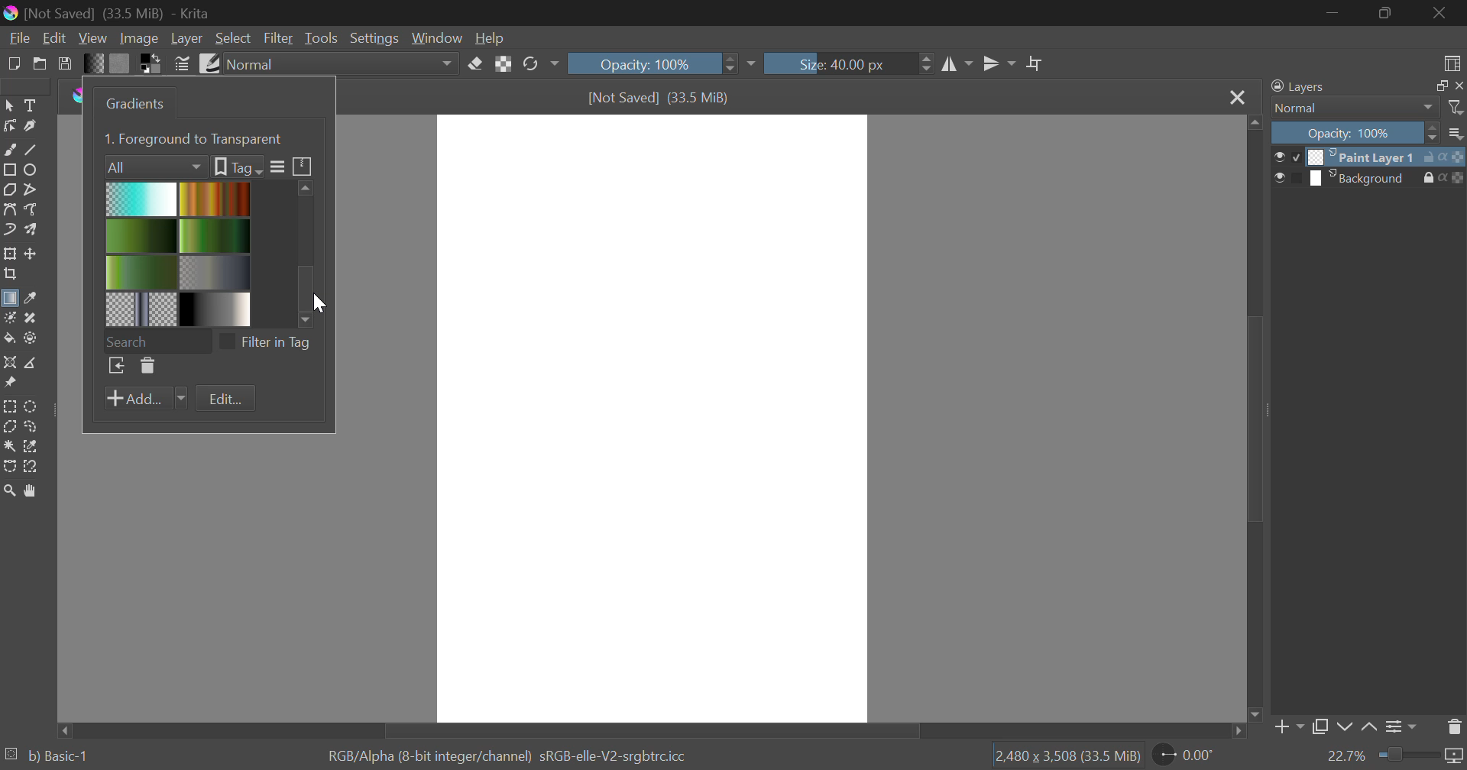 The width and height of the screenshot is (1467, 770). Describe the element at coordinates (216, 270) in the screenshot. I see `Gradient 6` at that location.